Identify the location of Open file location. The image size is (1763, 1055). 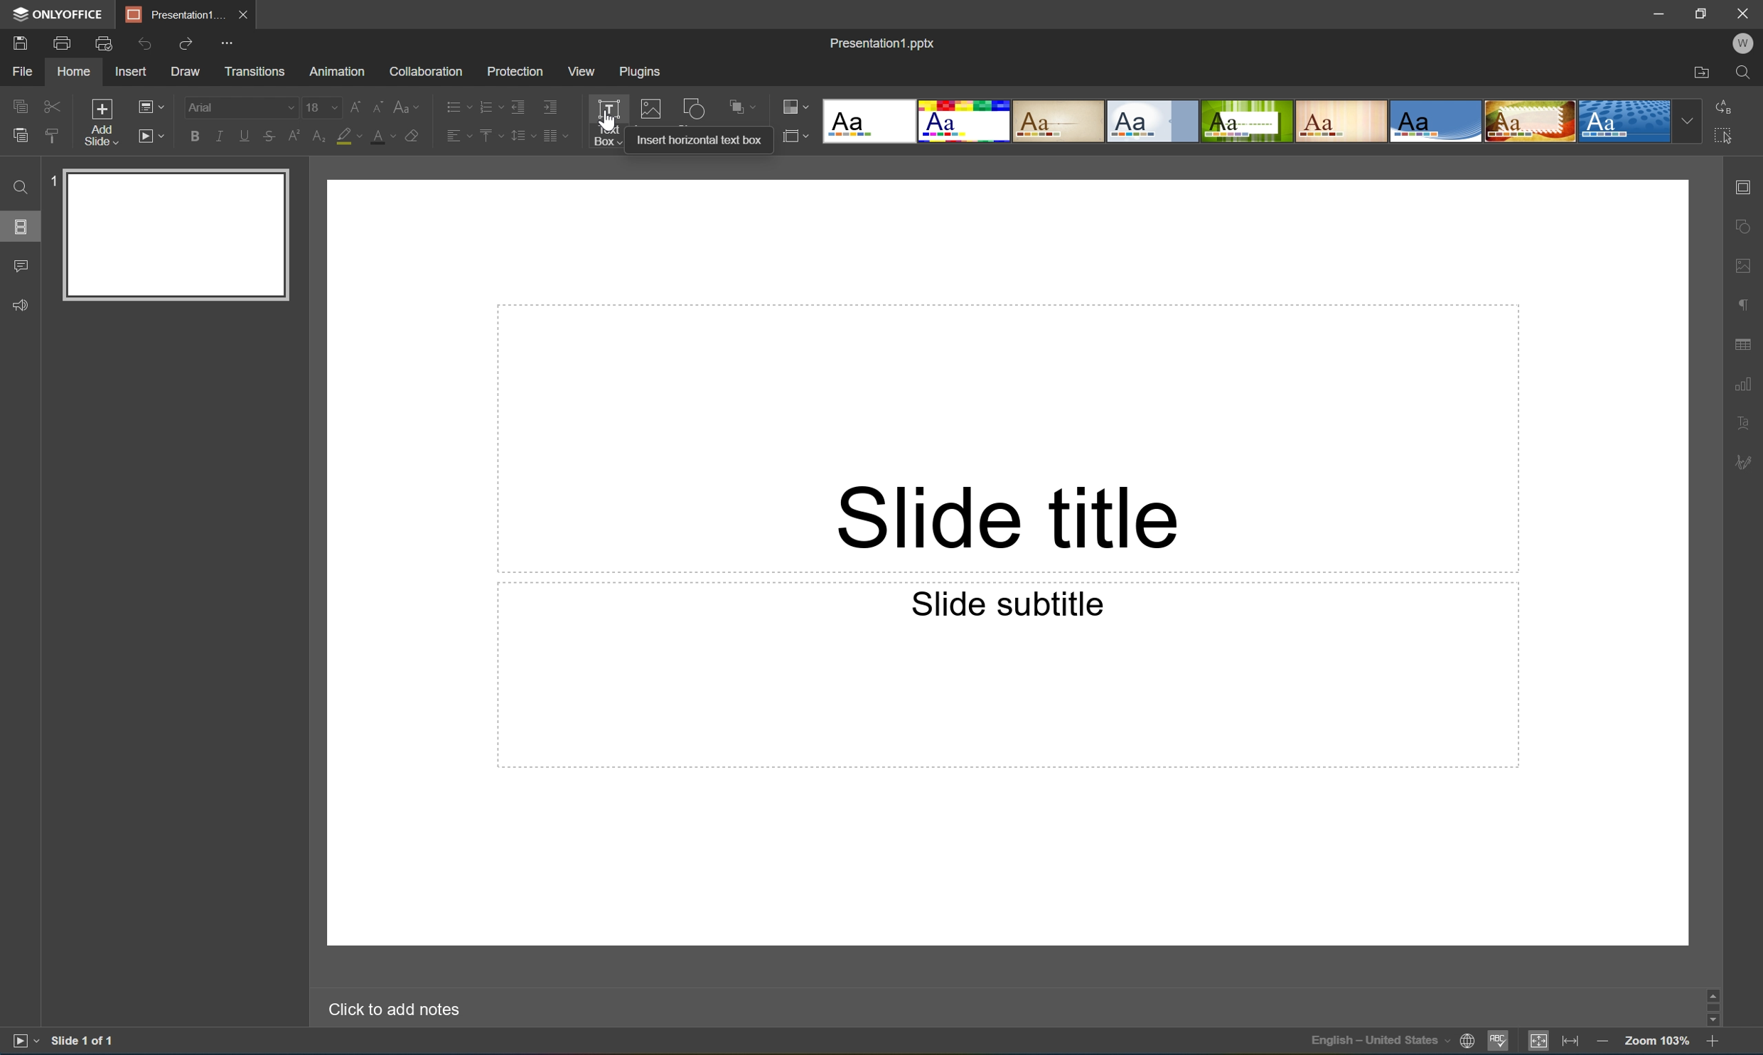
(1701, 74).